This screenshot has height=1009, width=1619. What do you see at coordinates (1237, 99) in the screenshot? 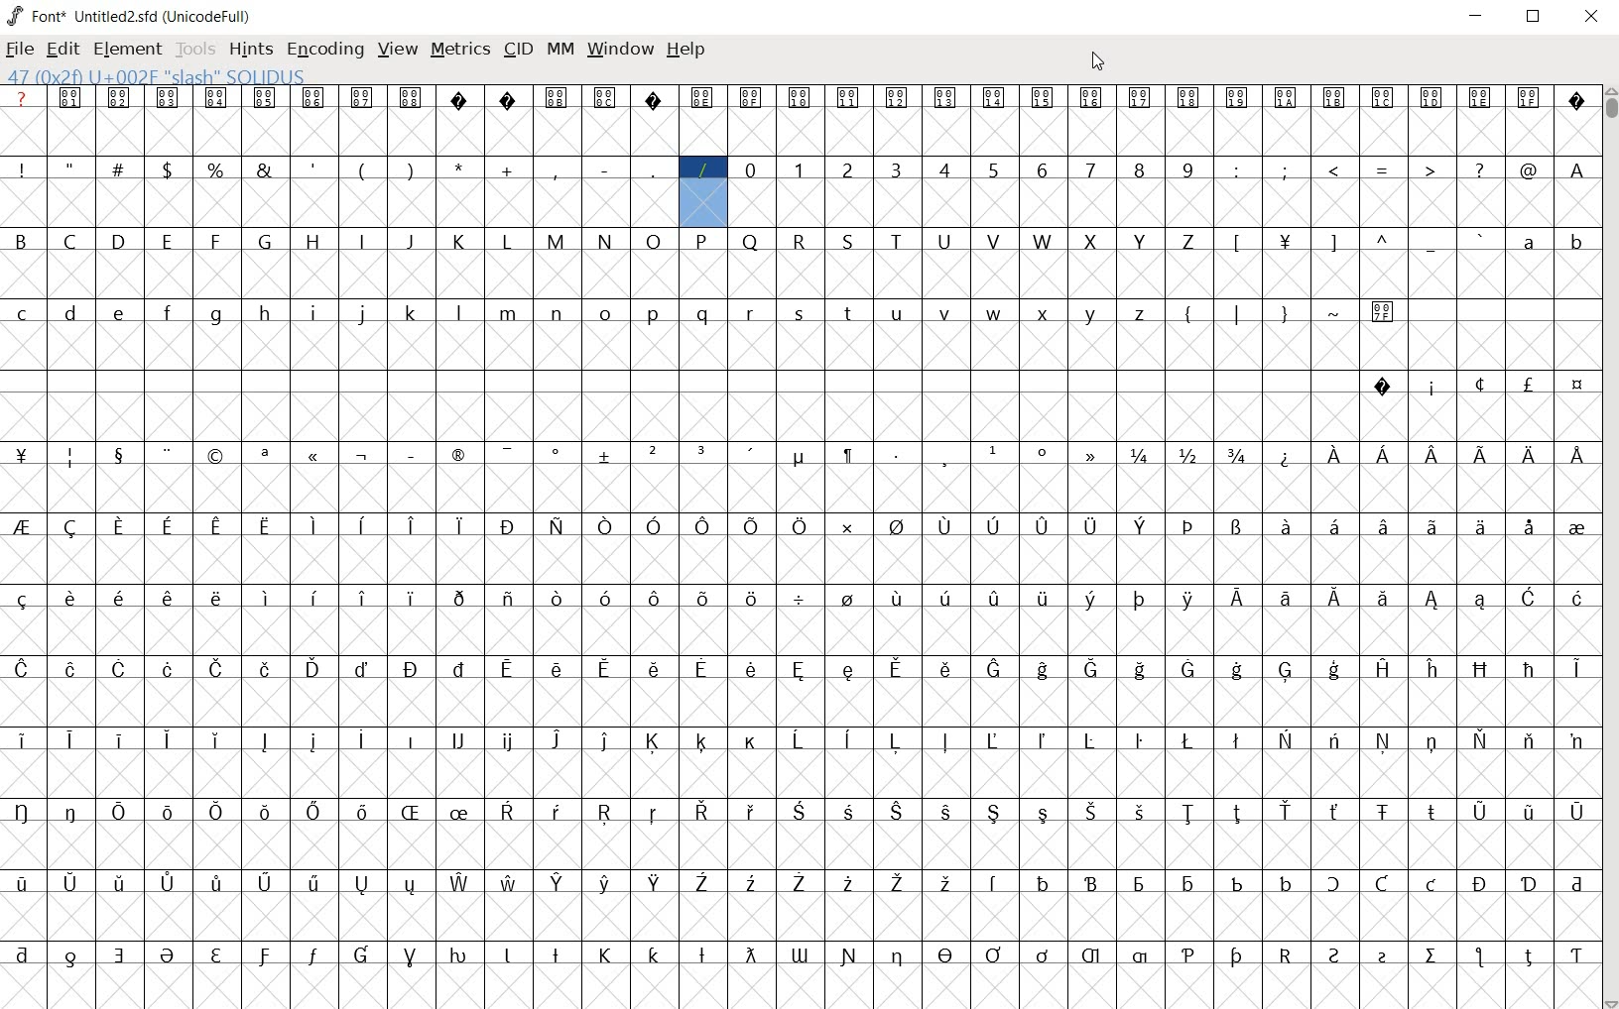
I see `glyph` at bounding box center [1237, 99].